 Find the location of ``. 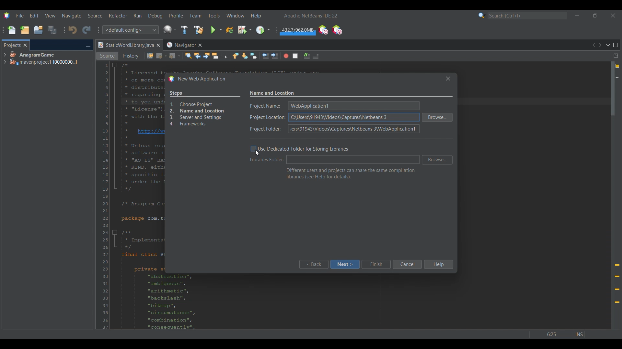

 is located at coordinates (561, 333).